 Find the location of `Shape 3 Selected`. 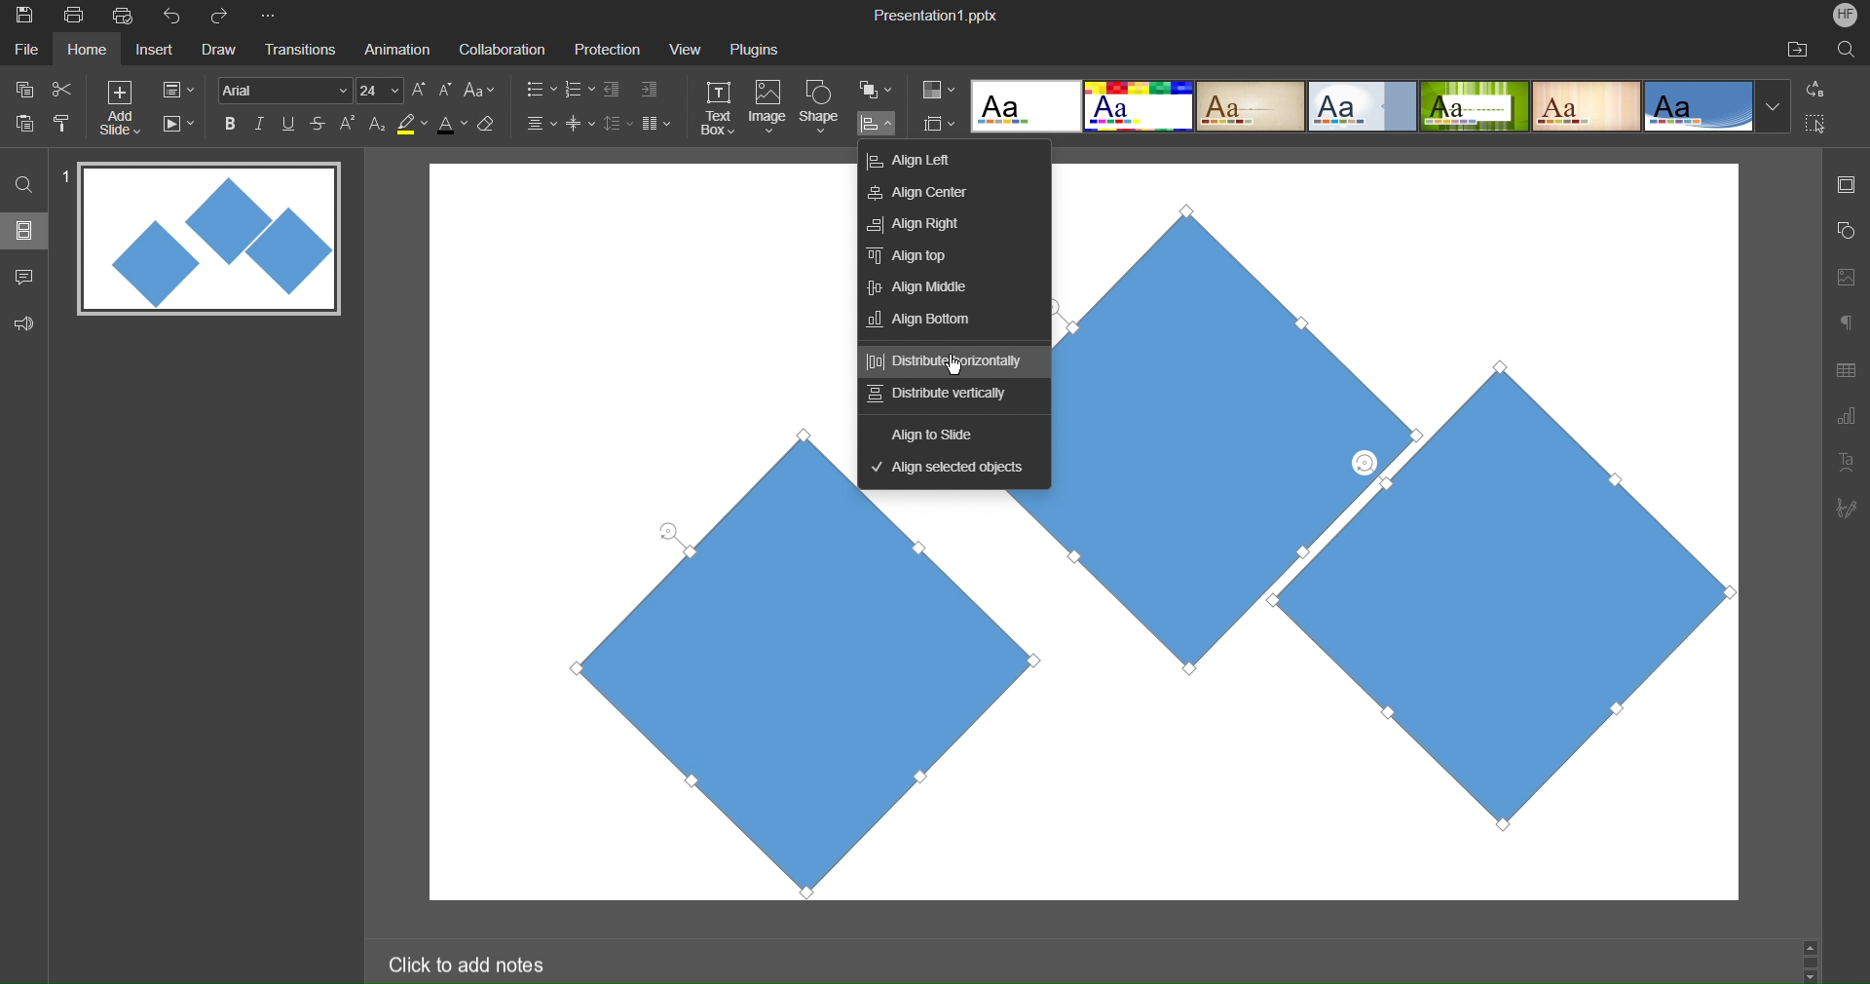

Shape 3 Selected is located at coordinates (1583, 661).